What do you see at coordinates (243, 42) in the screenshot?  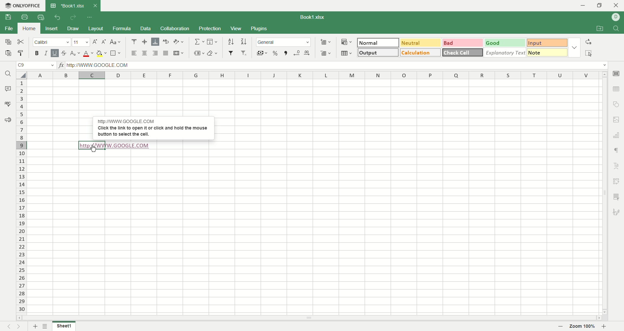 I see `sort descending` at bounding box center [243, 42].